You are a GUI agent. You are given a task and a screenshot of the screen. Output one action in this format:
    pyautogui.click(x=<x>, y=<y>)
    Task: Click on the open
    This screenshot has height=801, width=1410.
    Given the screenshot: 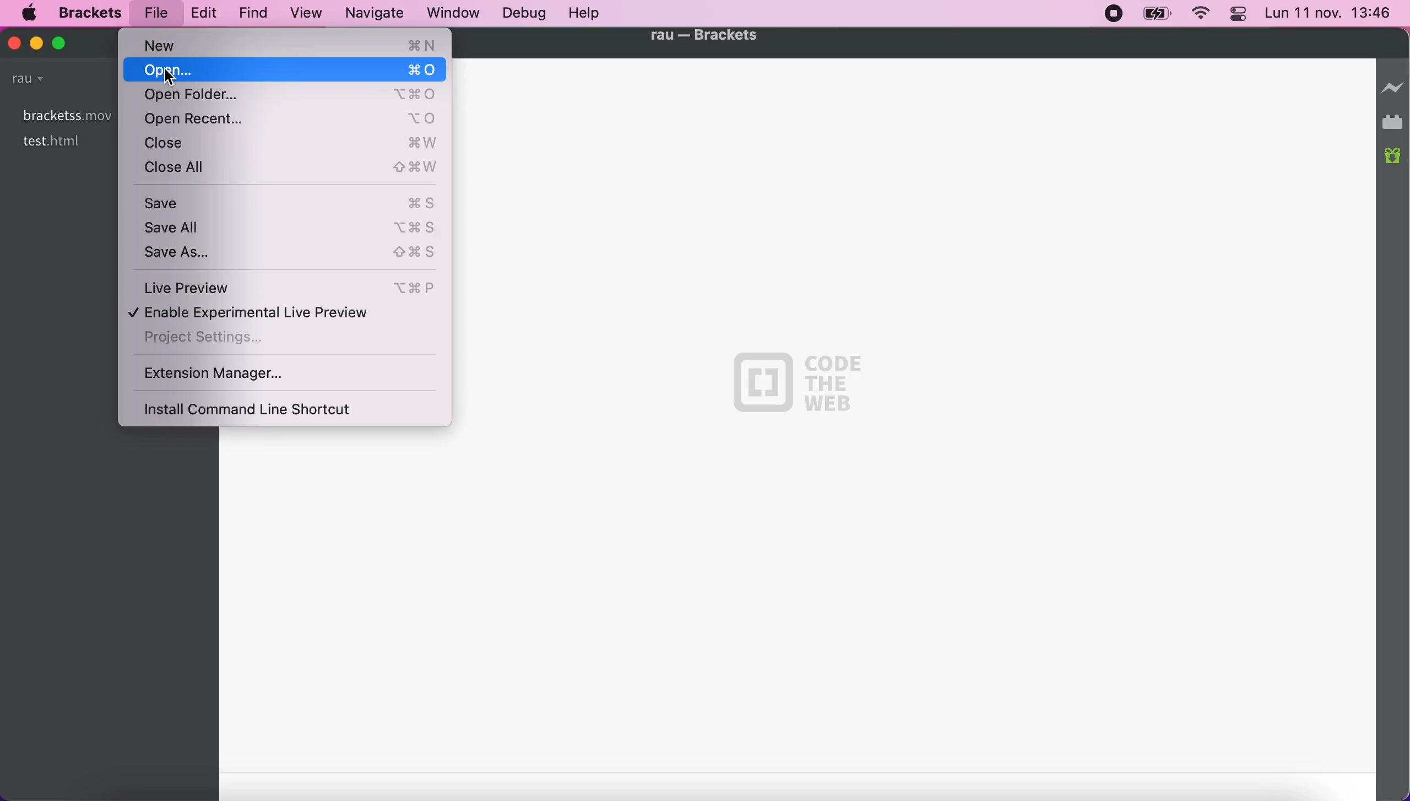 What is the action you would take?
    pyautogui.click(x=138, y=70)
    